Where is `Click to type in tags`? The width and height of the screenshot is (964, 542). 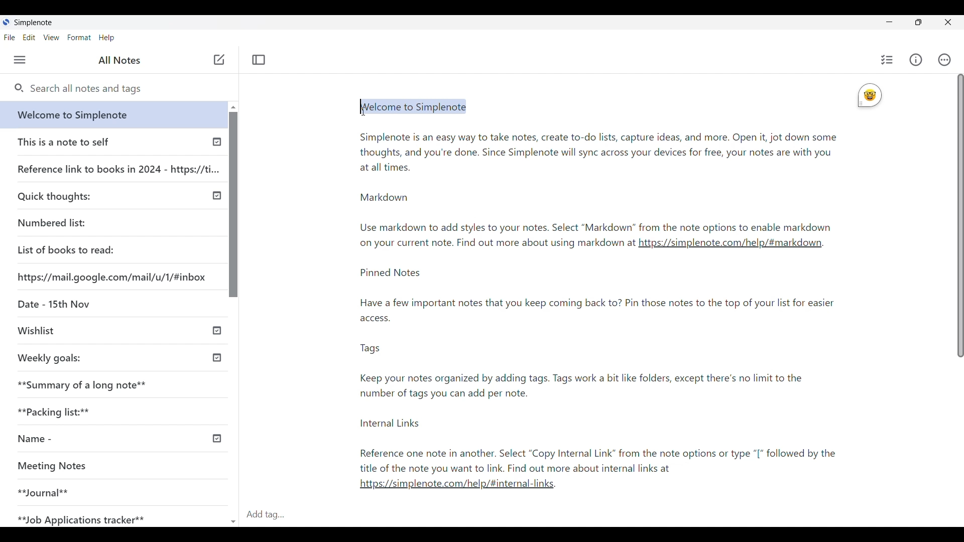 Click to type in tags is located at coordinates (601, 515).